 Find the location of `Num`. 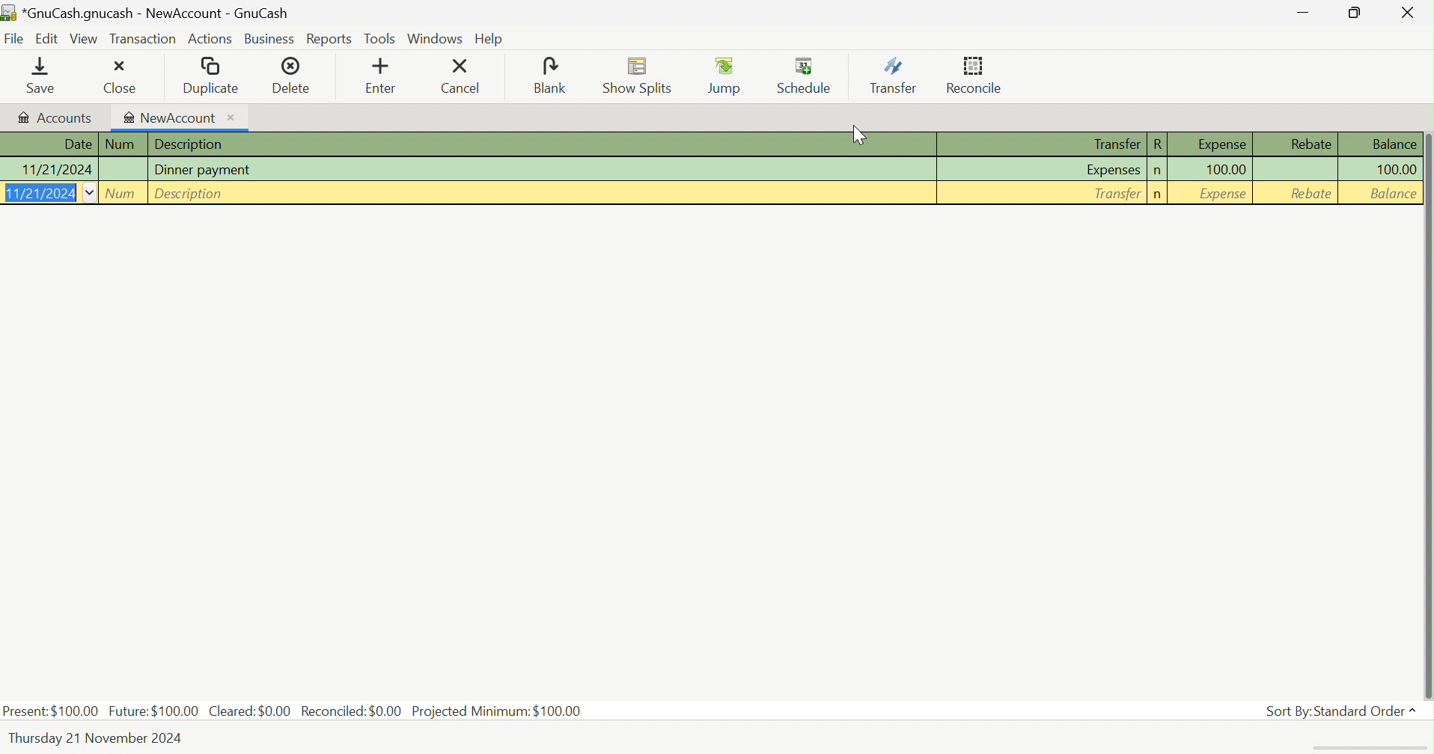

Num is located at coordinates (123, 144).